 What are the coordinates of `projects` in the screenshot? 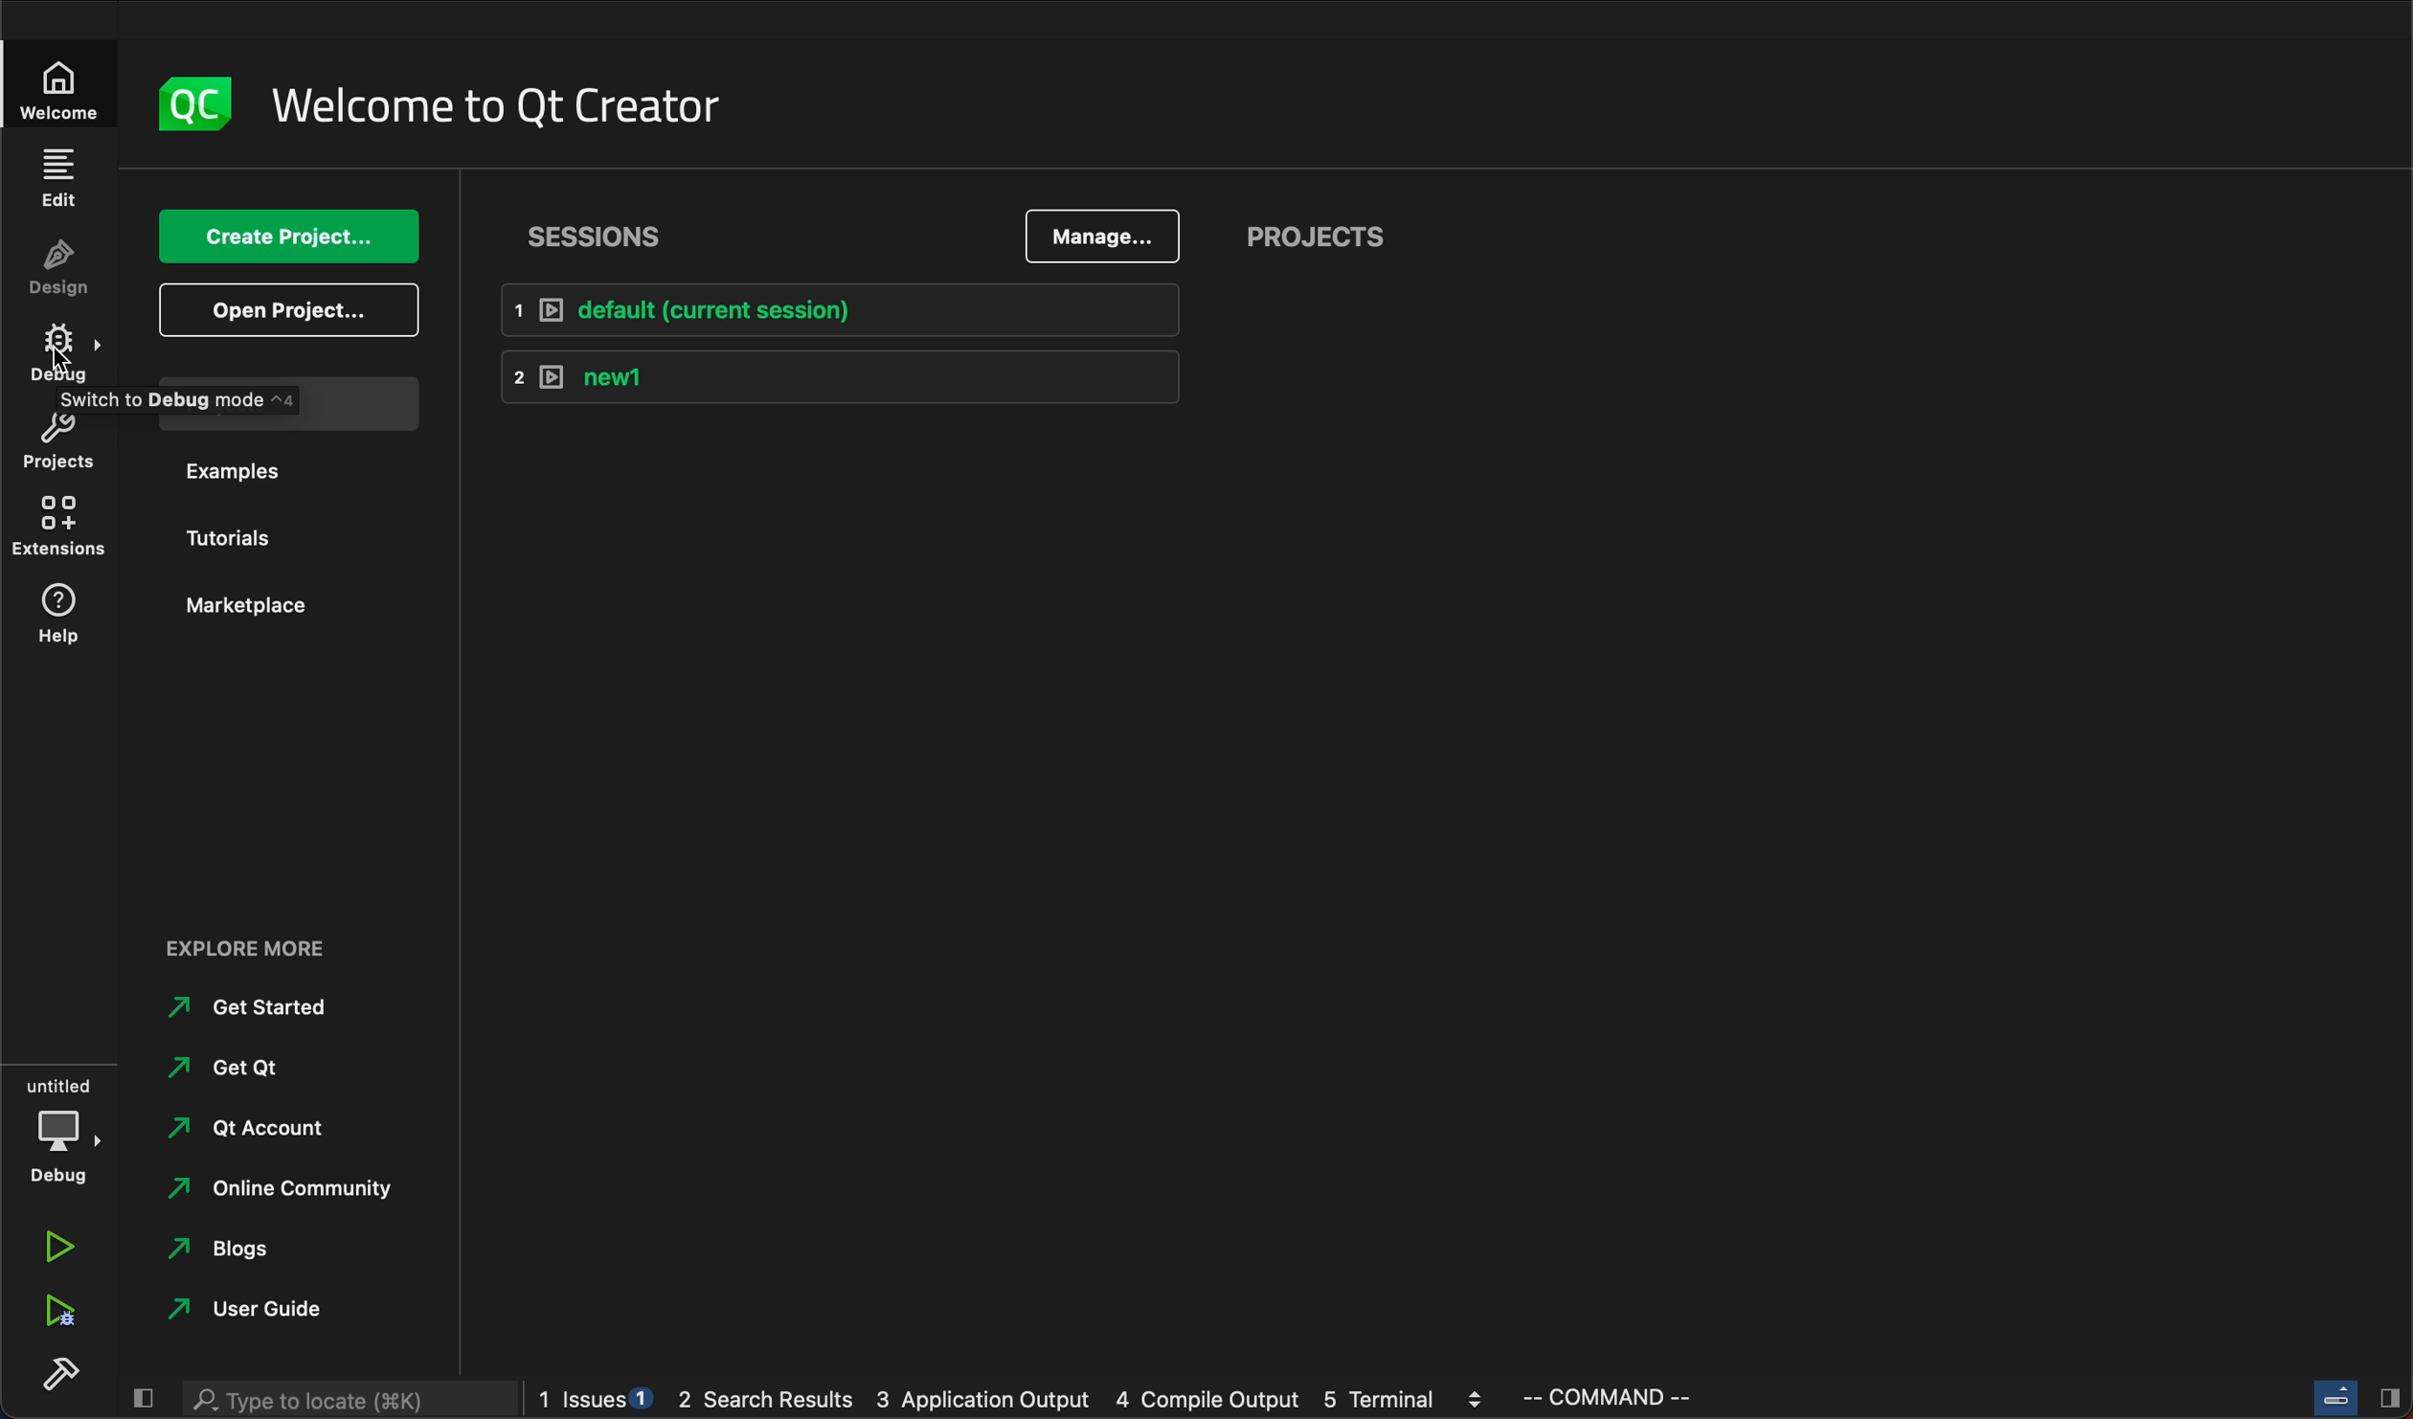 It's located at (231, 399).